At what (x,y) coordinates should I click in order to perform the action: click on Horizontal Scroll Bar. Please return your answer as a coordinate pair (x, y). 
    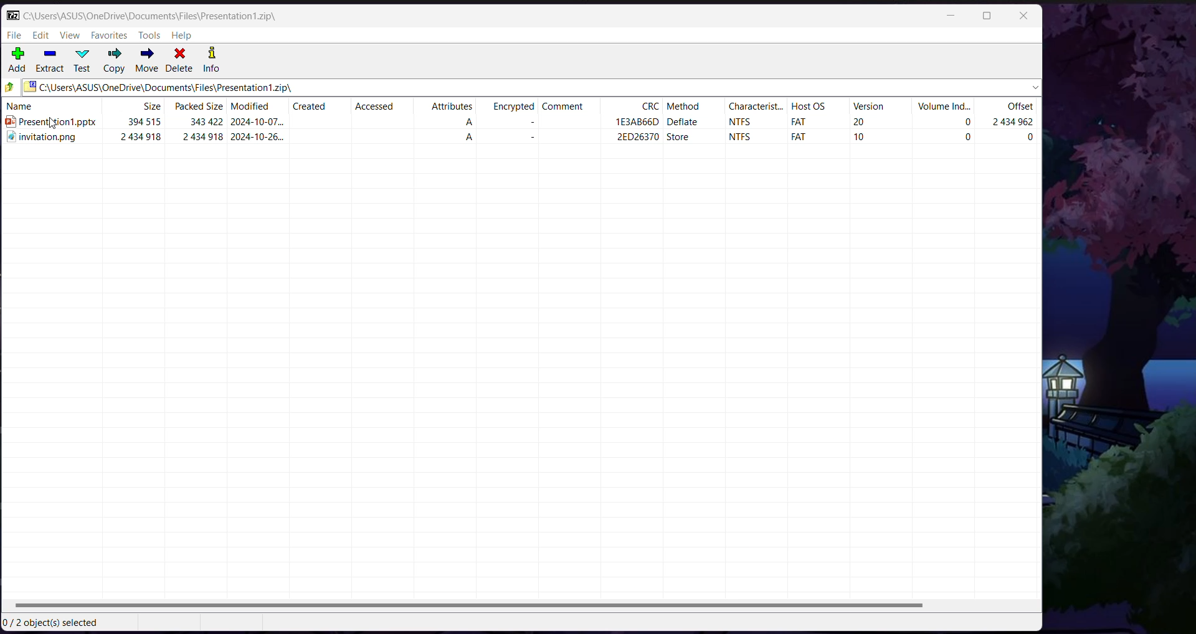
    Looking at the image, I should click on (521, 606).